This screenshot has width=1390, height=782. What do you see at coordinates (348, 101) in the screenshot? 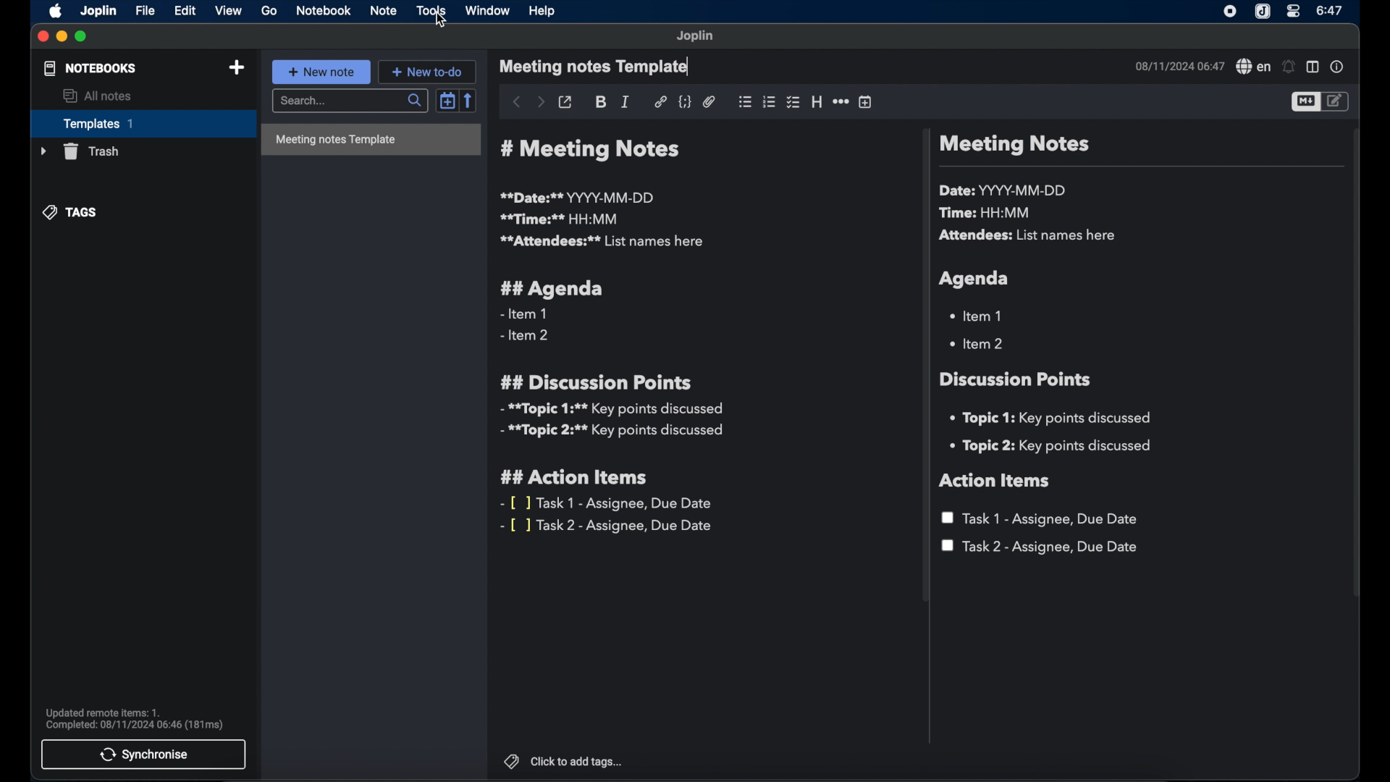
I see `search` at bounding box center [348, 101].